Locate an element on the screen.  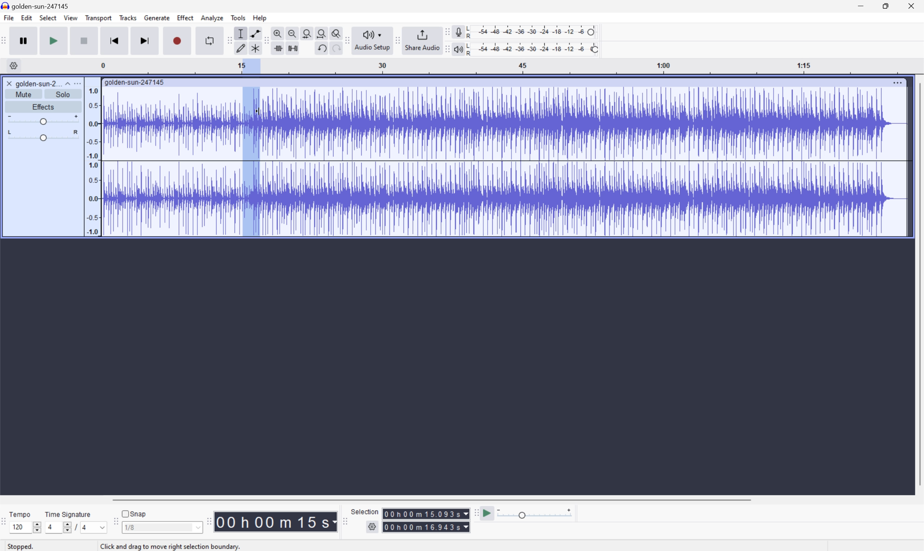
Audacity audio setup toolbar is located at coordinates (347, 40).